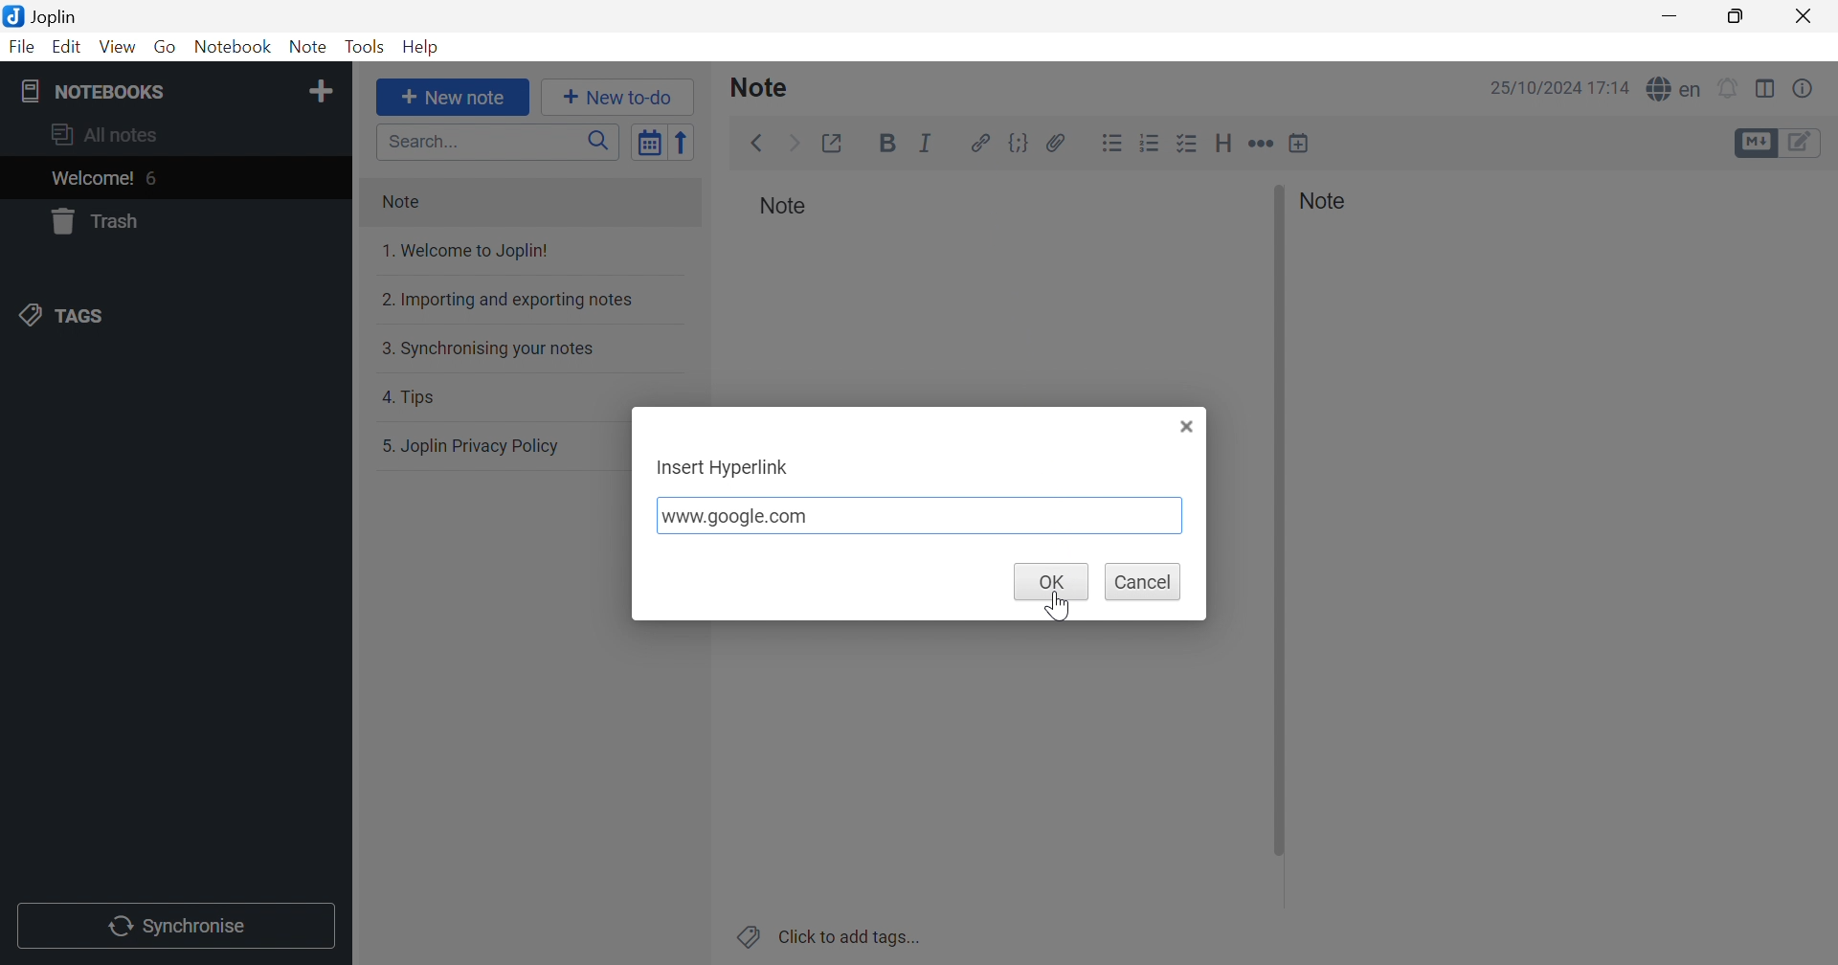  What do you see at coordinates (528, 204) in the screenshot?
I see `Note` at bounding box center [528, 204].